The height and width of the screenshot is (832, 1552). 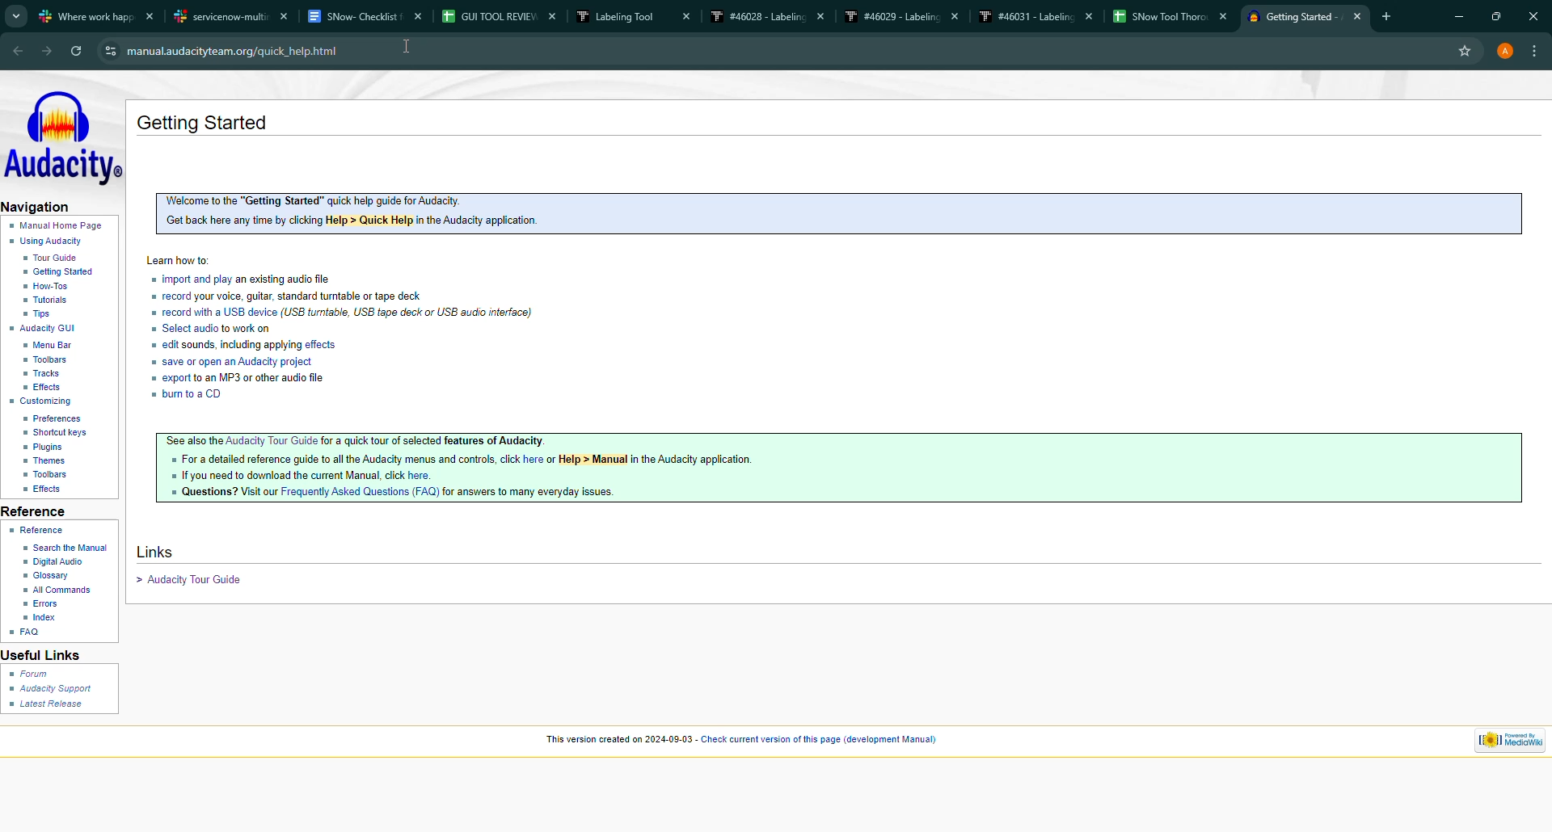 I want to click on reference, so click(x=48, y=532).